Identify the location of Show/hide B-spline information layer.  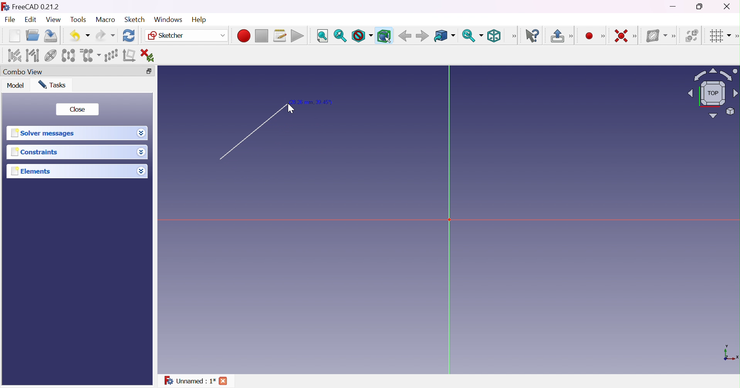
(657, 36).